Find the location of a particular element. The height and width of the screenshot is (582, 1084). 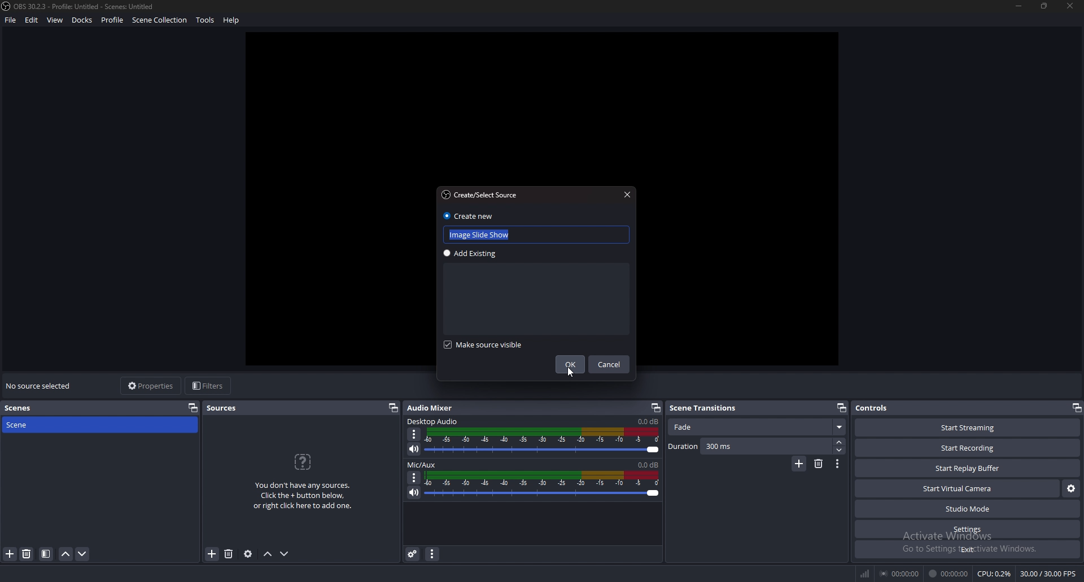

studio mode is located at coordinates (967, 509).